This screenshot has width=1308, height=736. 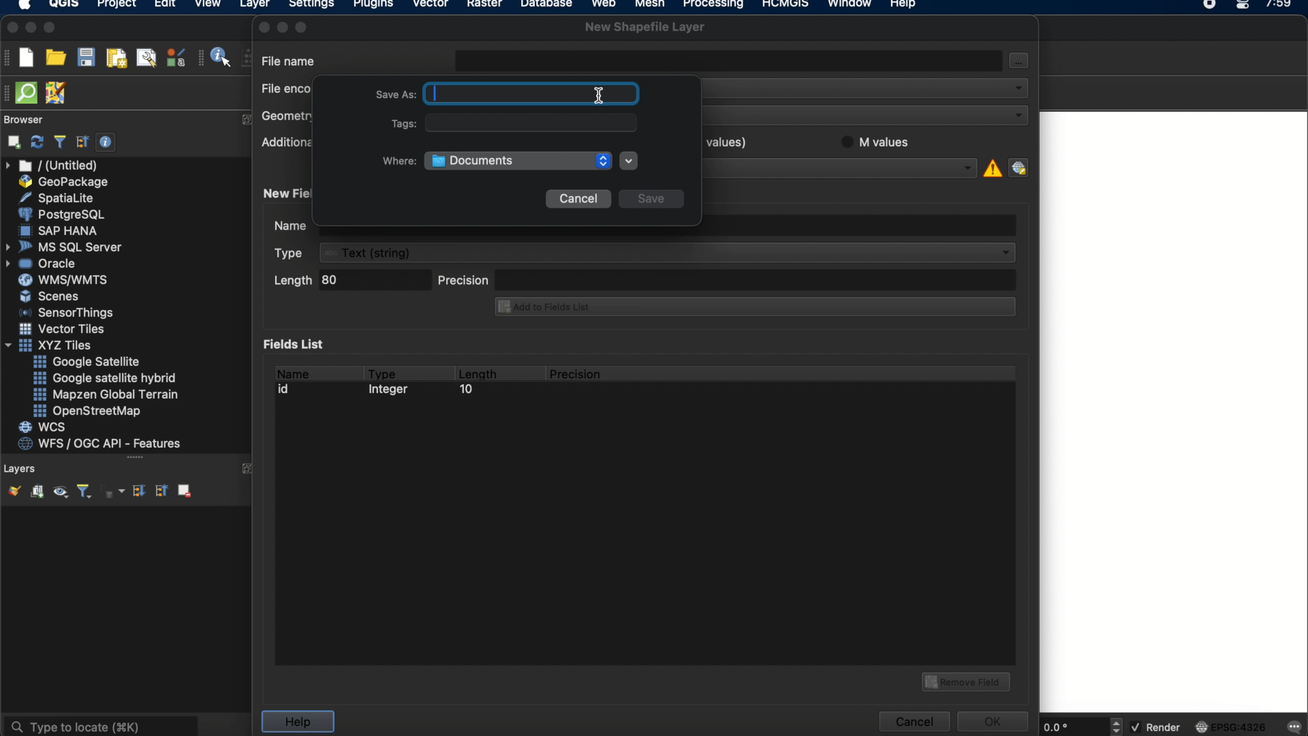 I want to click on hidden toolbar, so click(x=8, y=92).